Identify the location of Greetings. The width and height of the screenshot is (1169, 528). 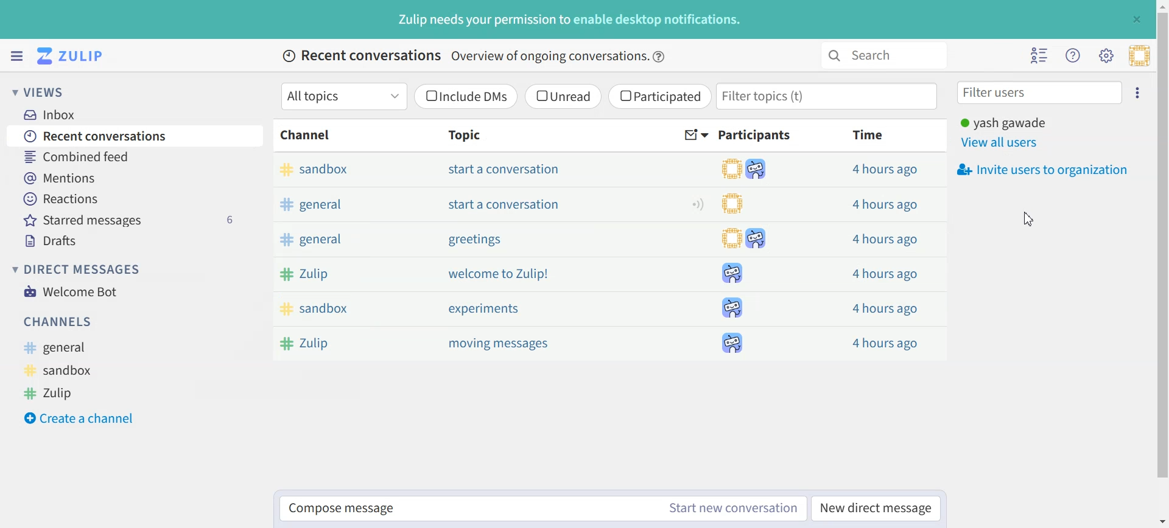
(474, 240).